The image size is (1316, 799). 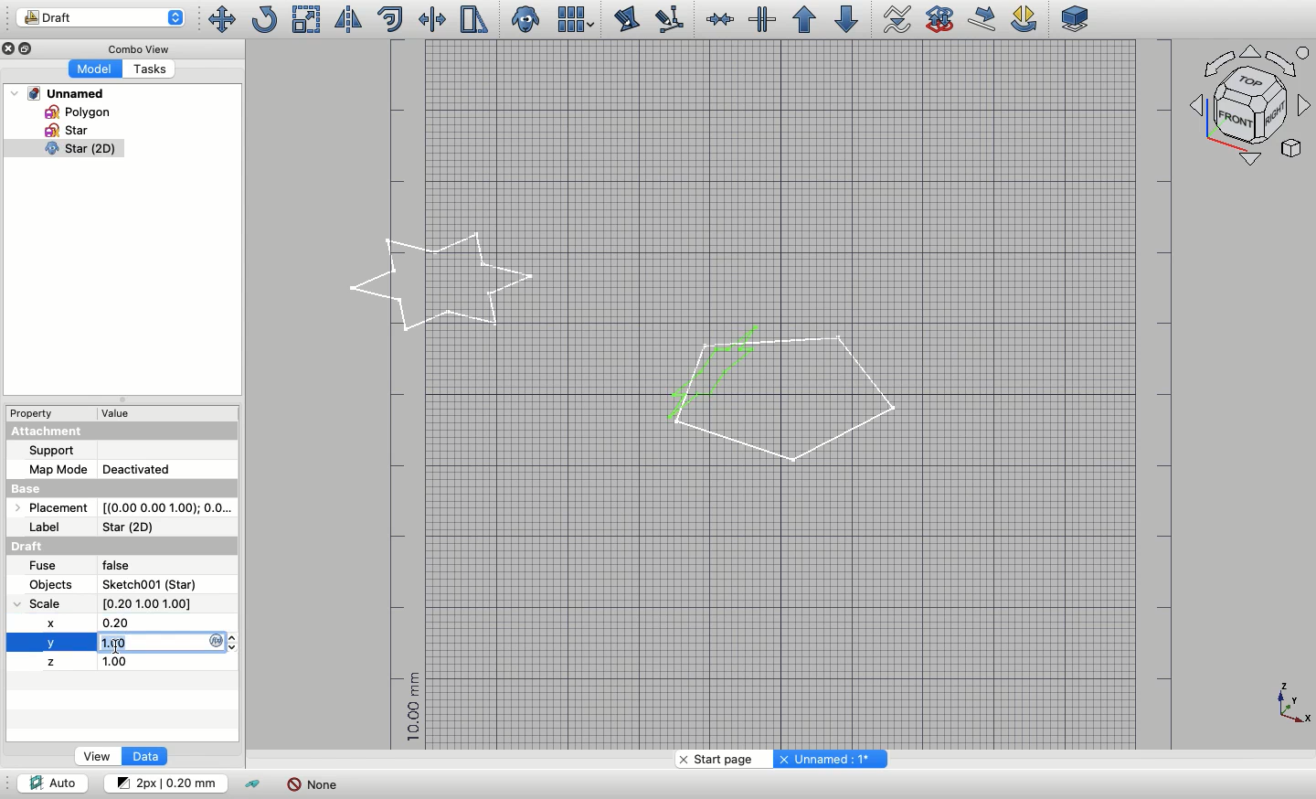 What do you see at coordinates (115, 648) in the screenshot?
I see `Cursor` at bounding box center [115, 648].